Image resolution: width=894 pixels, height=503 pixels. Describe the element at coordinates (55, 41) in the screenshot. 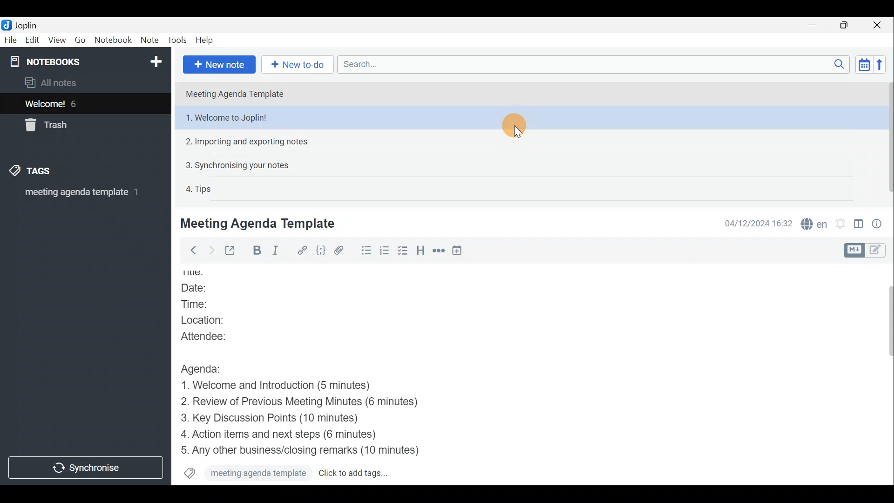

I see `View` at that location.